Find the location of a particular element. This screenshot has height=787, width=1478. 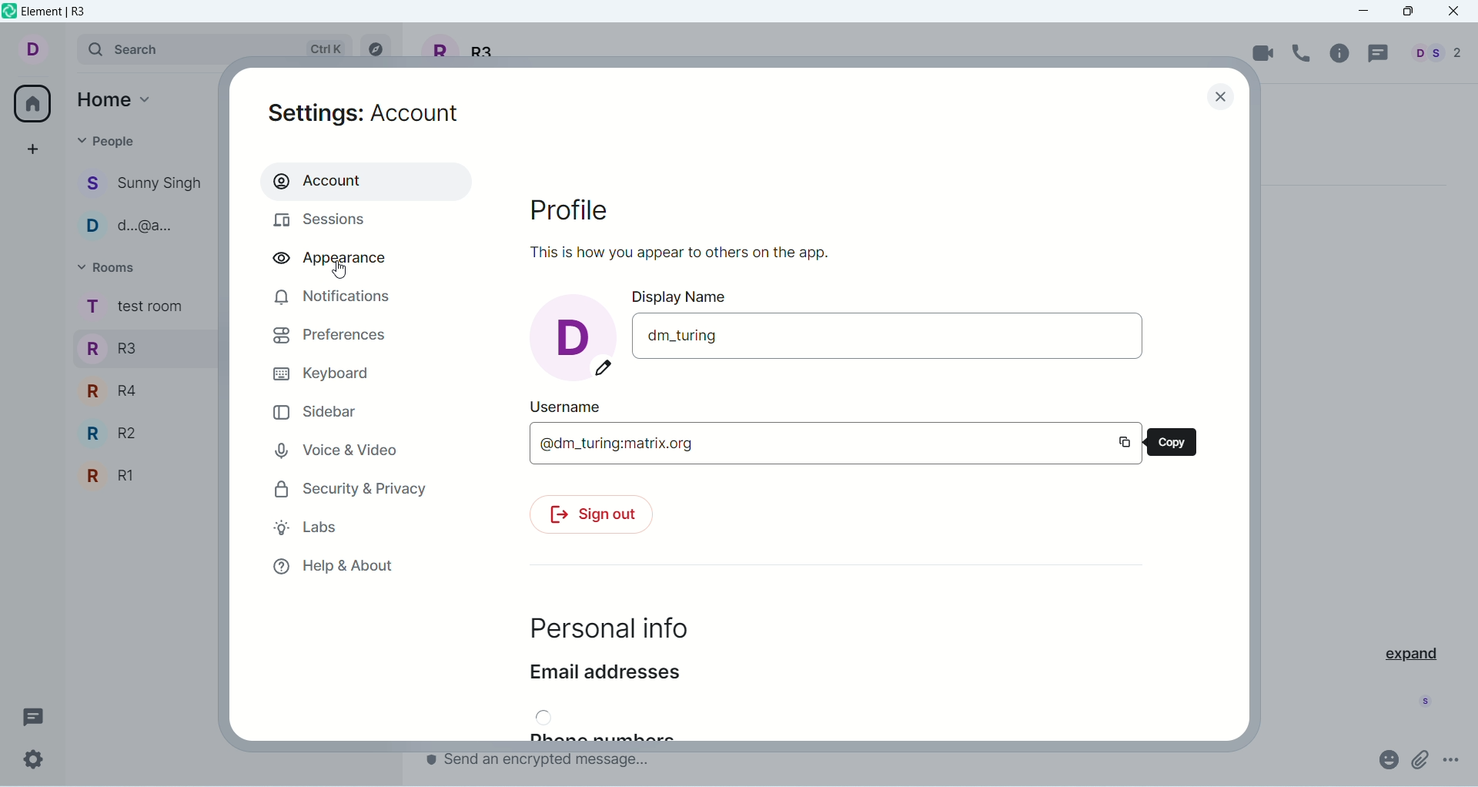

R4 is located at coordinates (141, 389).